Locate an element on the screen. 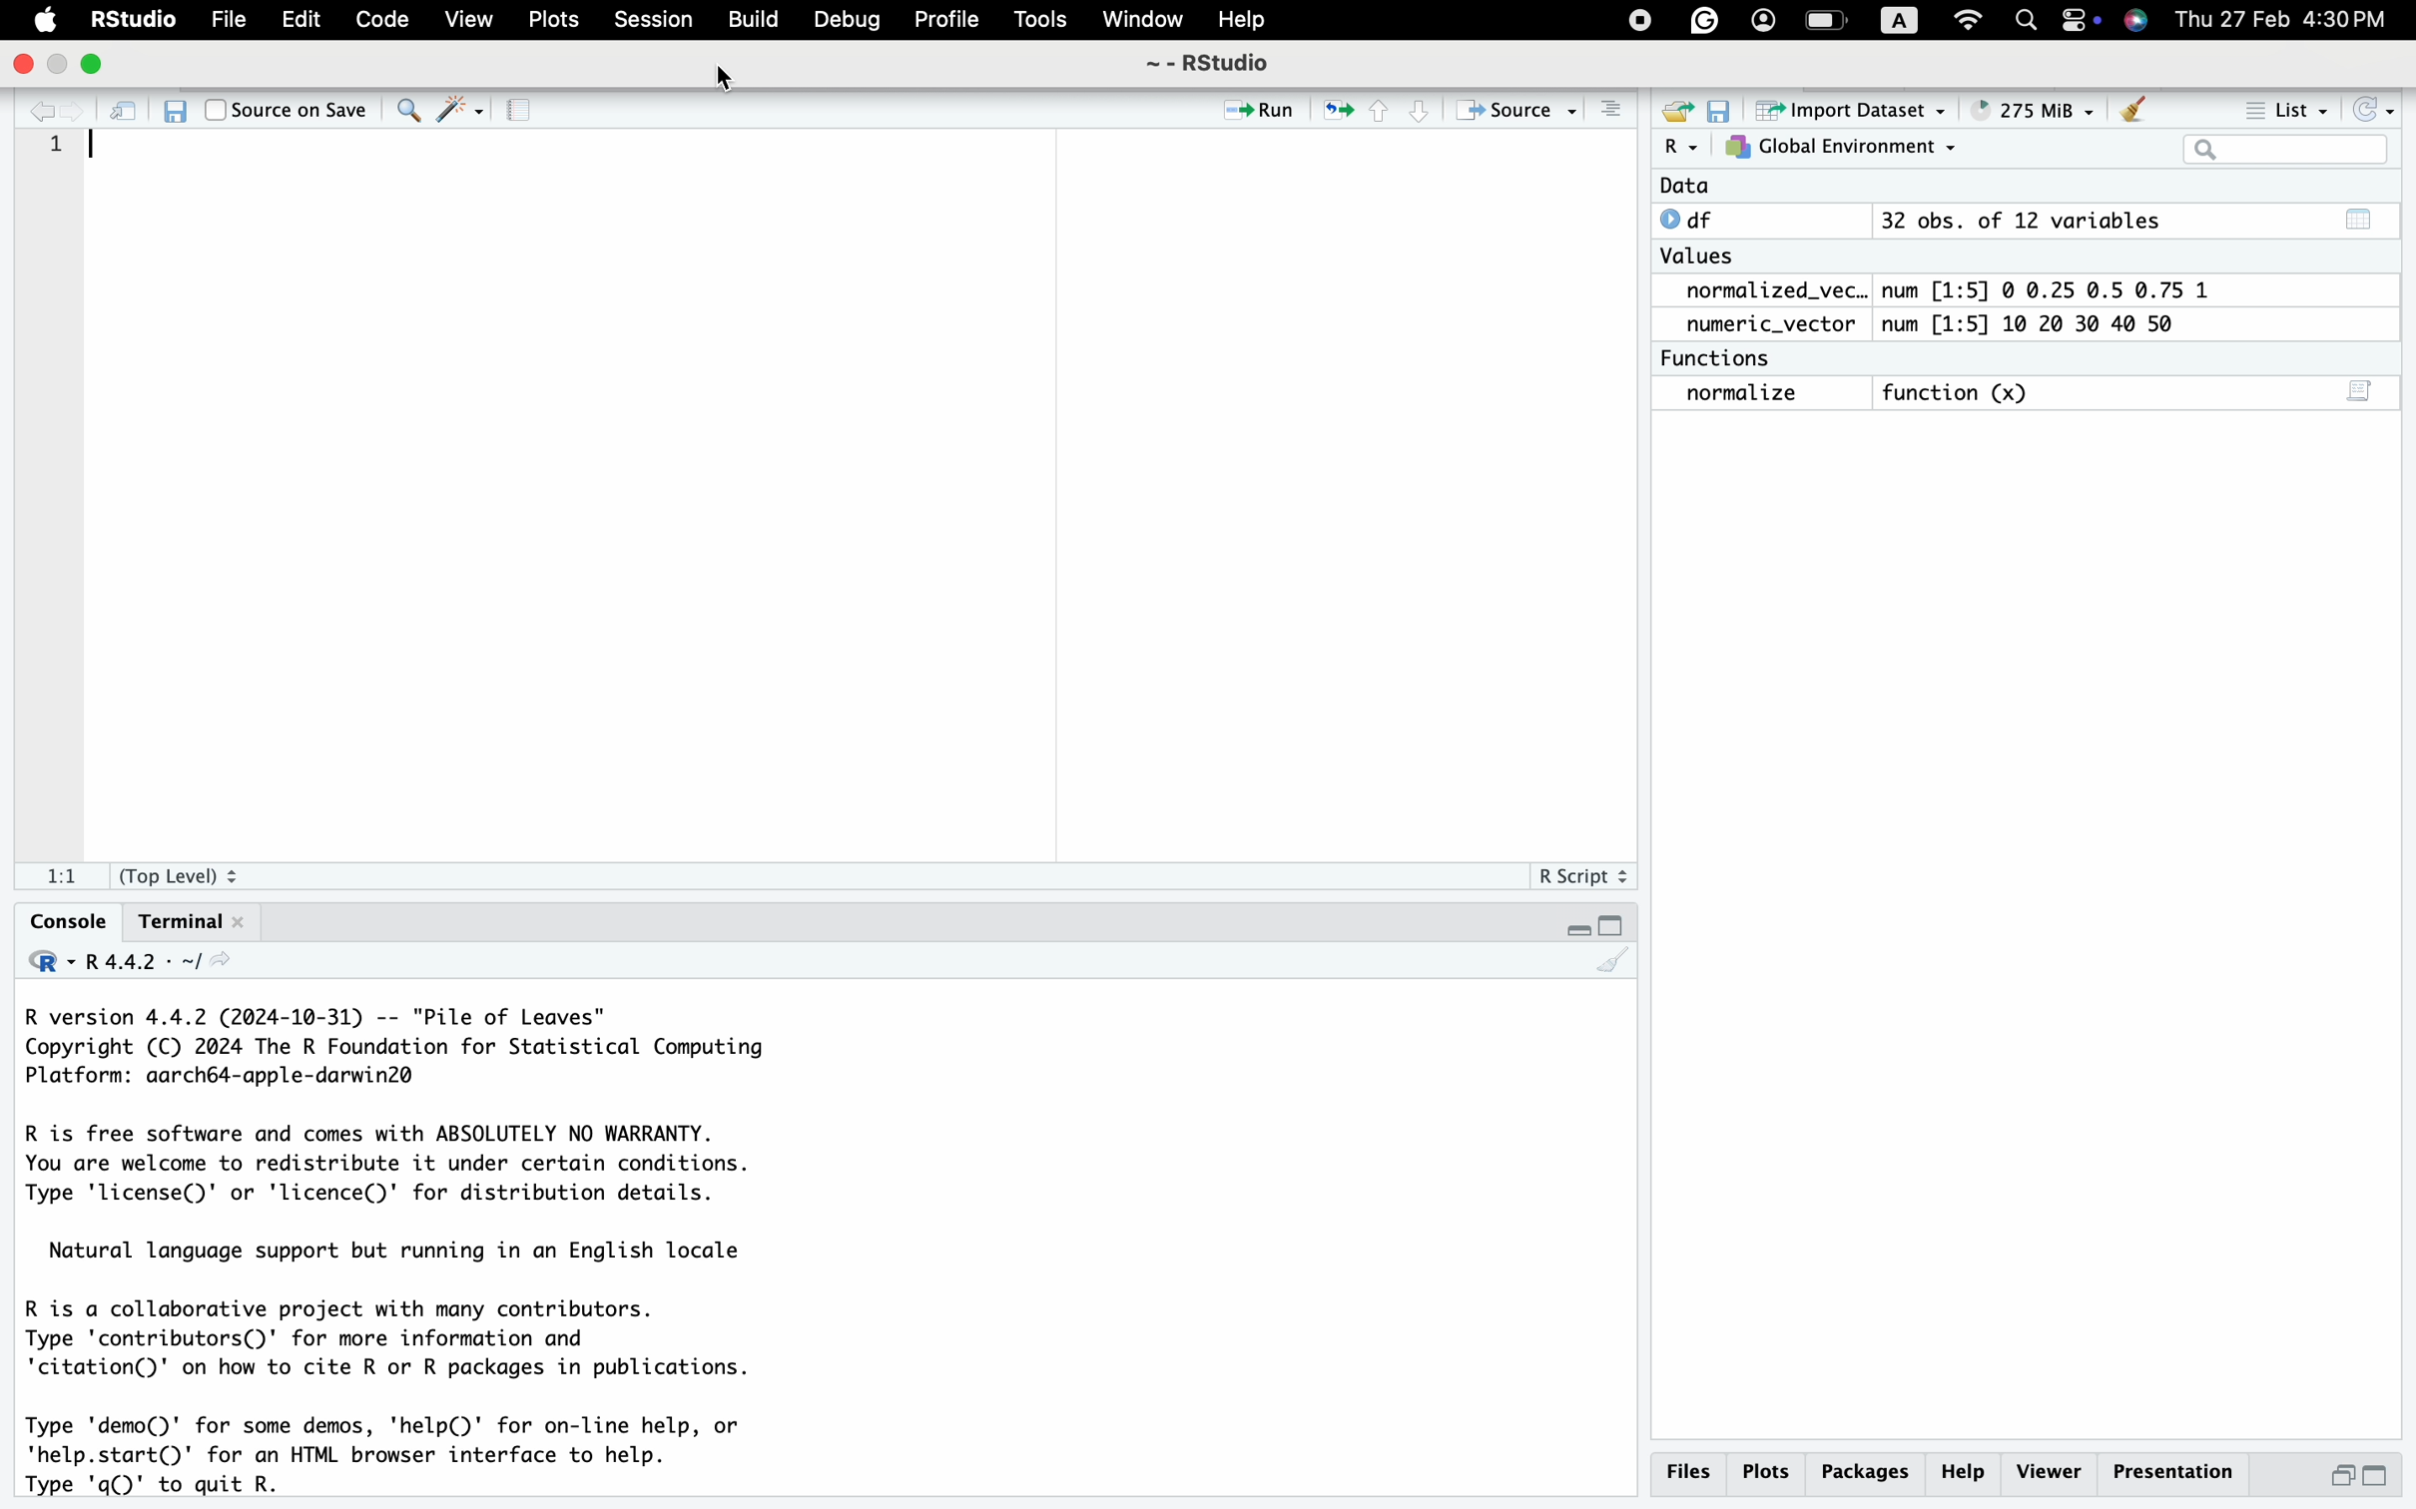  R 4.4.2 . ~/ is located at coordinates (143, 964).